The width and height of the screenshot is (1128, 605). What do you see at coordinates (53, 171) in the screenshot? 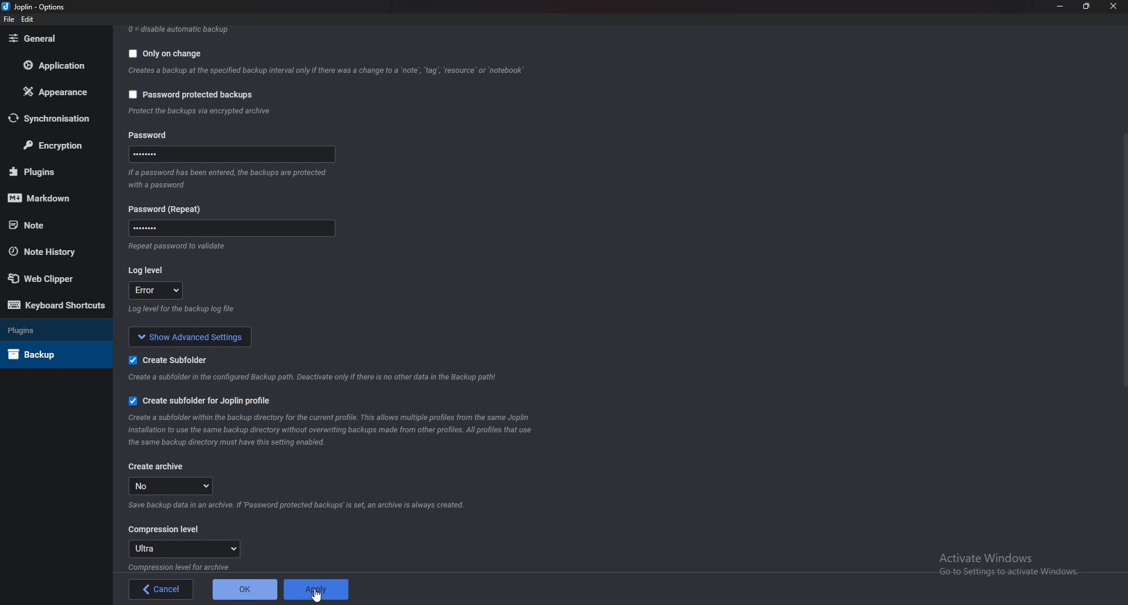
I see `Plugins` at bounding box center [53, 171].